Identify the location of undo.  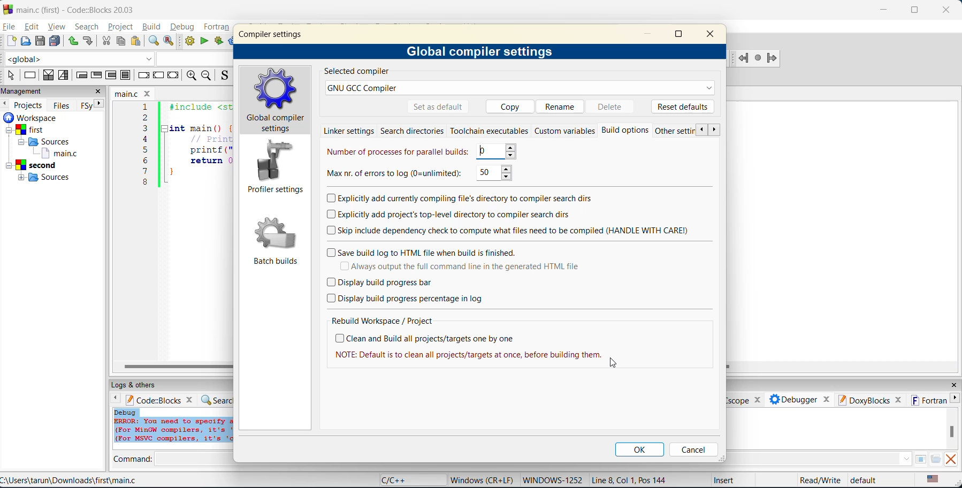
(73, 42).